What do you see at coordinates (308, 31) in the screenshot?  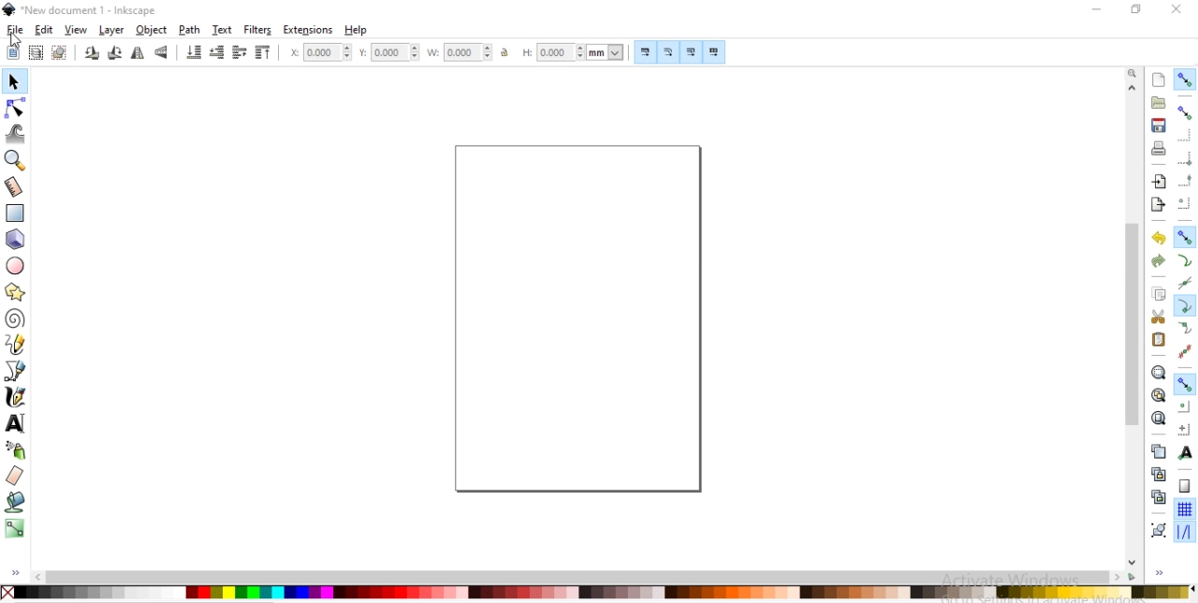 I see `extensions` at bounding box center [308, 31].